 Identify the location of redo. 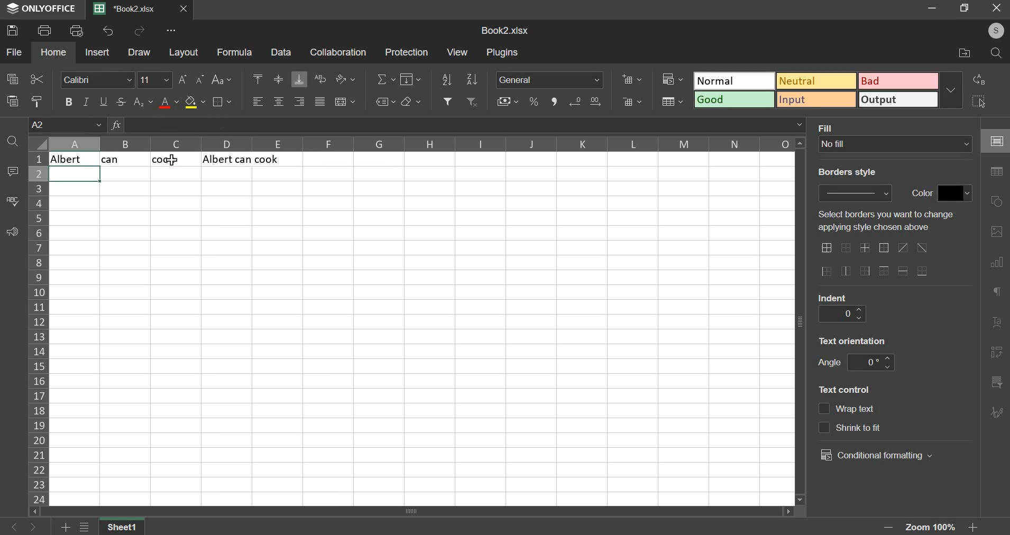
(141, 31).